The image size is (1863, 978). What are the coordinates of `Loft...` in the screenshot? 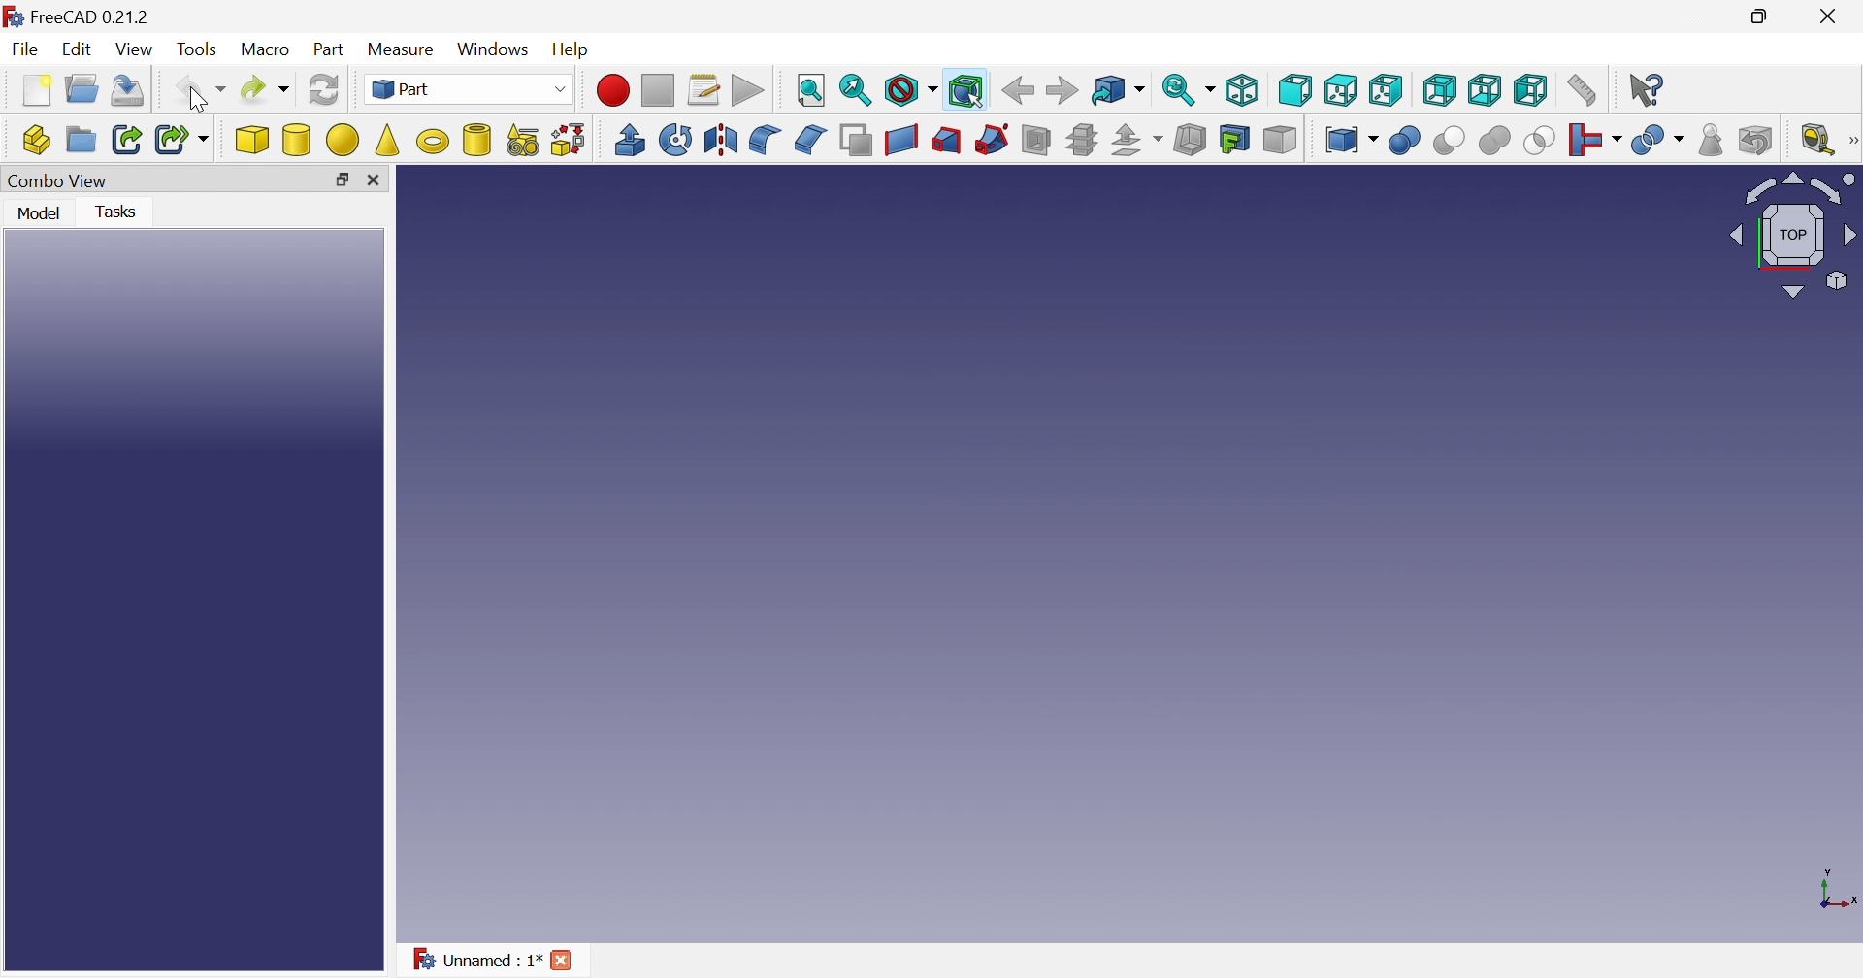 It's located at (947, 141).